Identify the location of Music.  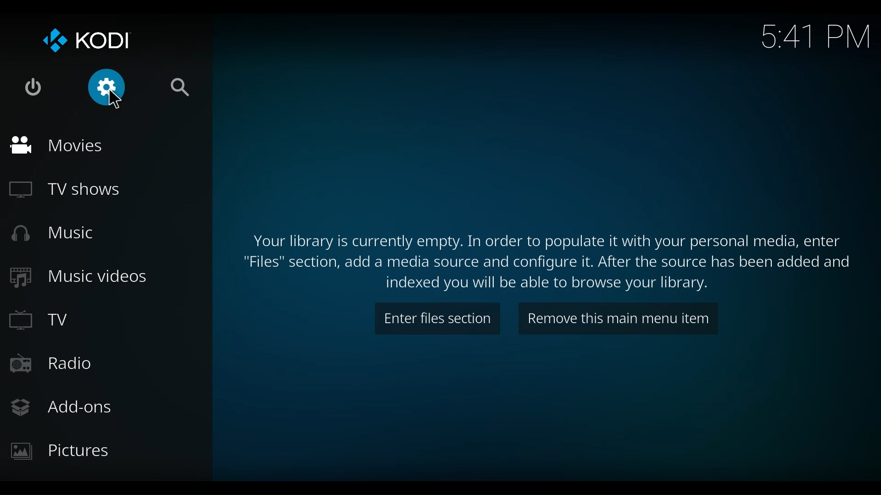
(53, 232).